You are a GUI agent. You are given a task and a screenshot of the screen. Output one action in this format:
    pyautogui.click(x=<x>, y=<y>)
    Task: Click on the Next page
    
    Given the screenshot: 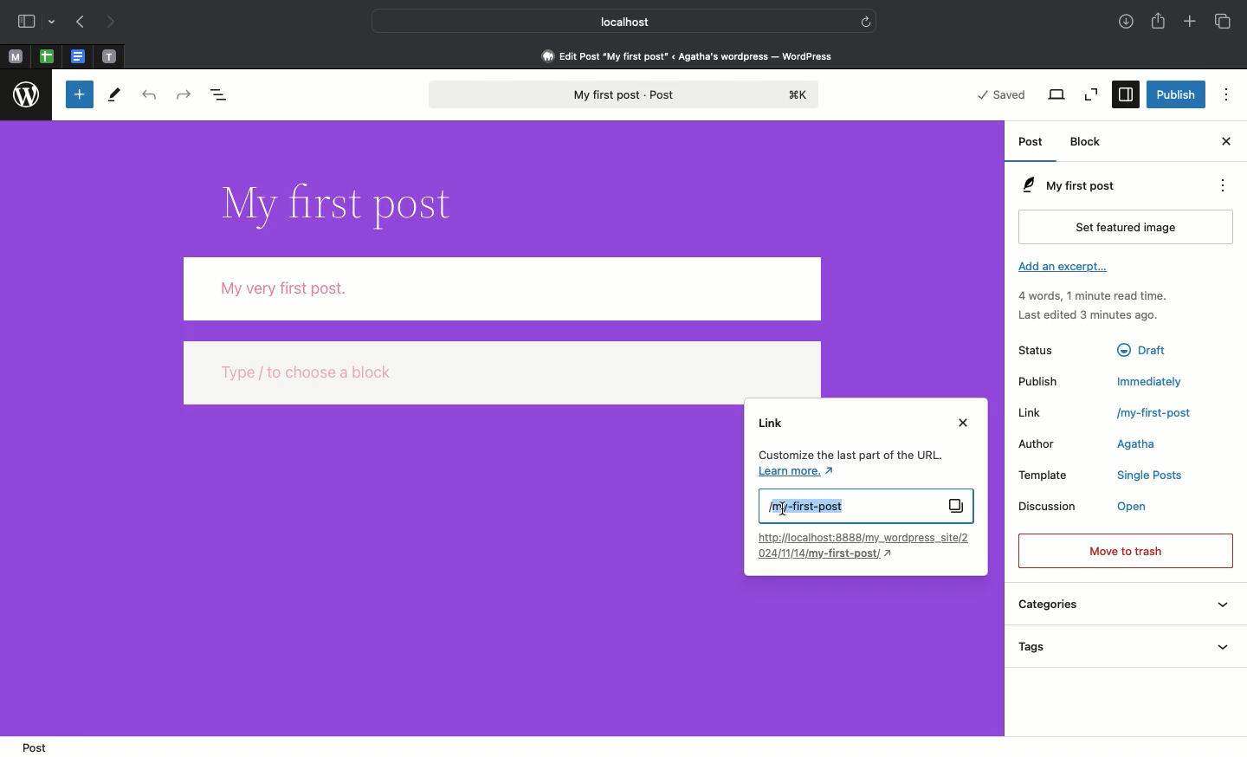 What is the action you would take?
    pyautogui.click(x=116, y=23)
    